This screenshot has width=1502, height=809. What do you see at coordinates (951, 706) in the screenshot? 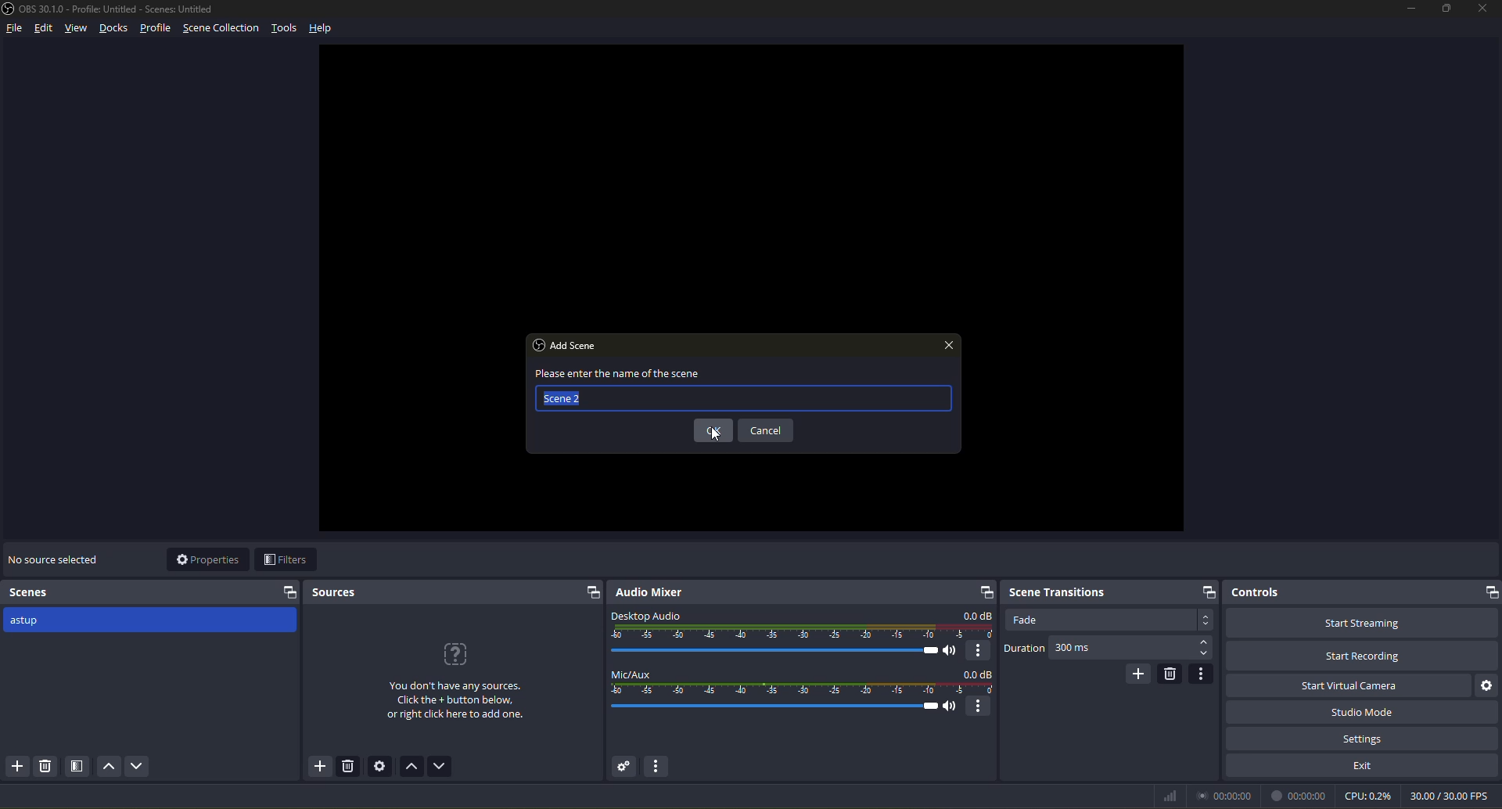
I see `mute` at bounding box center [951, 706].